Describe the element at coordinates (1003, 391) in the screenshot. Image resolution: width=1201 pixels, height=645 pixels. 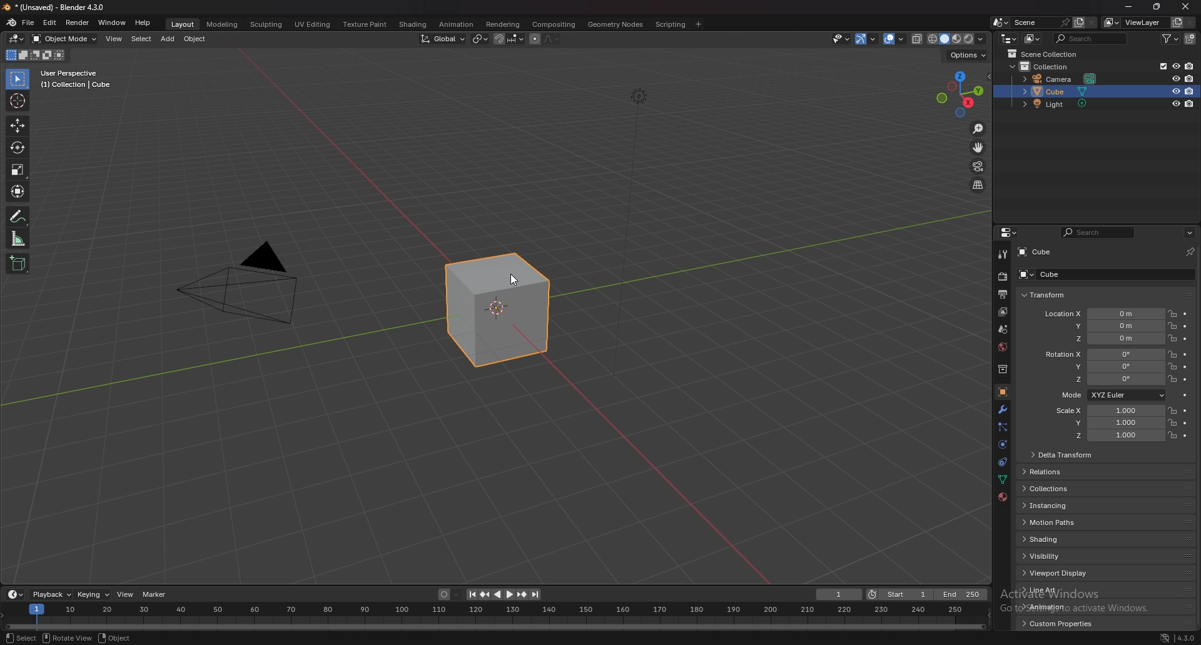
I see `object` at that location.